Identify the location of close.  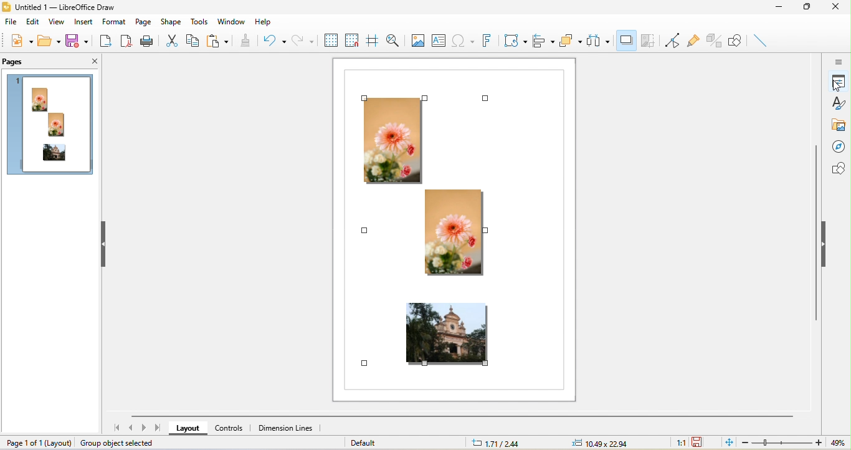
(839, 7).